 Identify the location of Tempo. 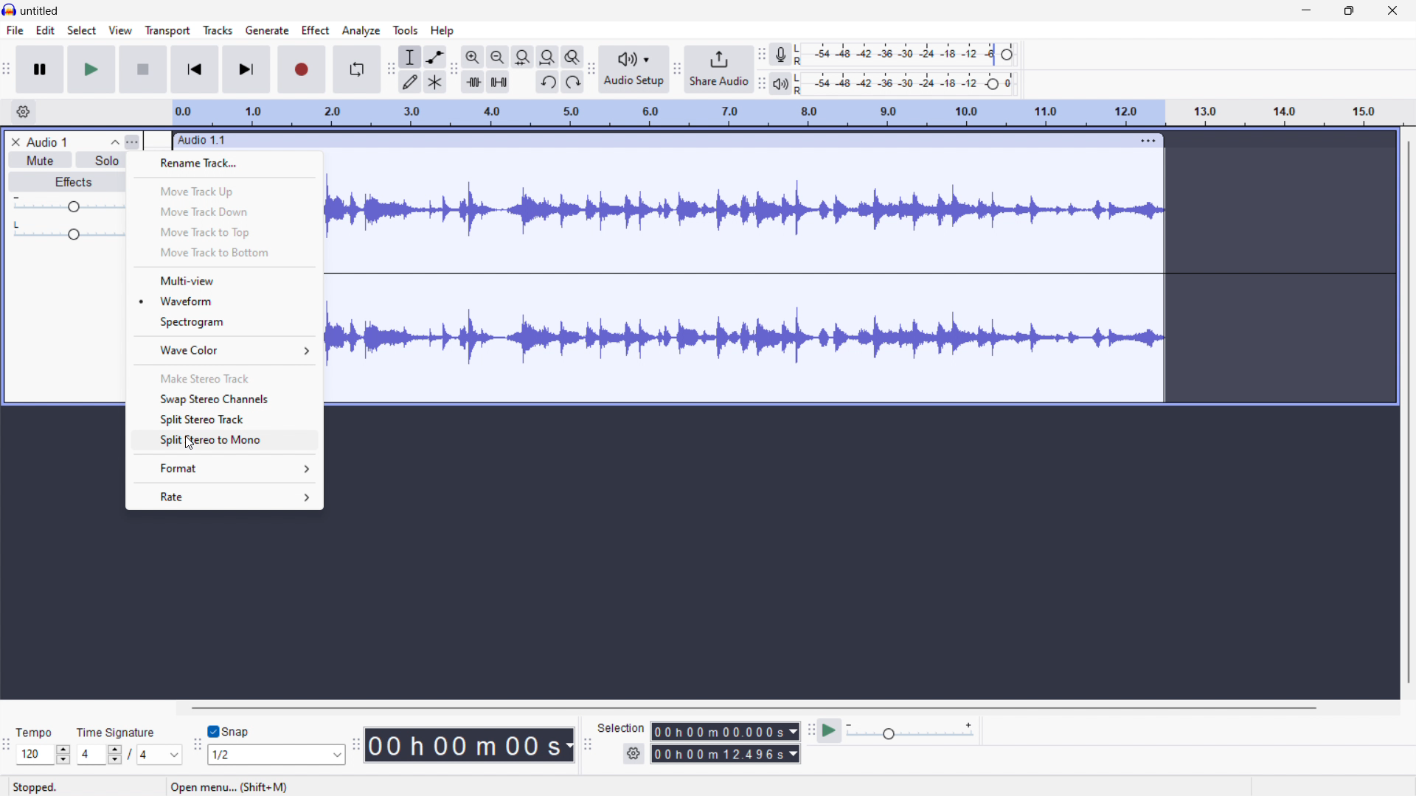
(32, 733).